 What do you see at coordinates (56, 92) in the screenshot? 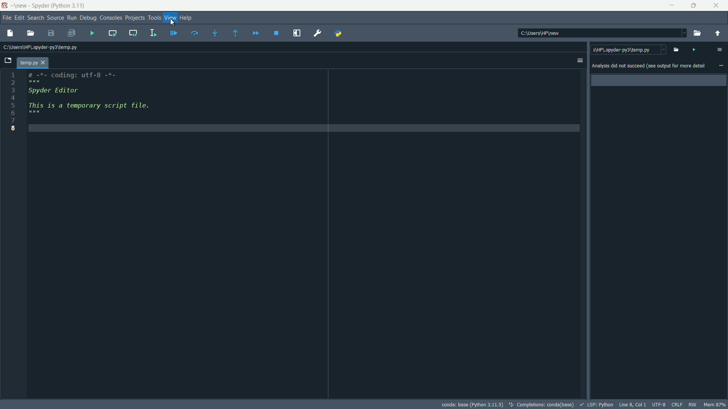
I see `spyder editor` at bounding box center [56, 92].